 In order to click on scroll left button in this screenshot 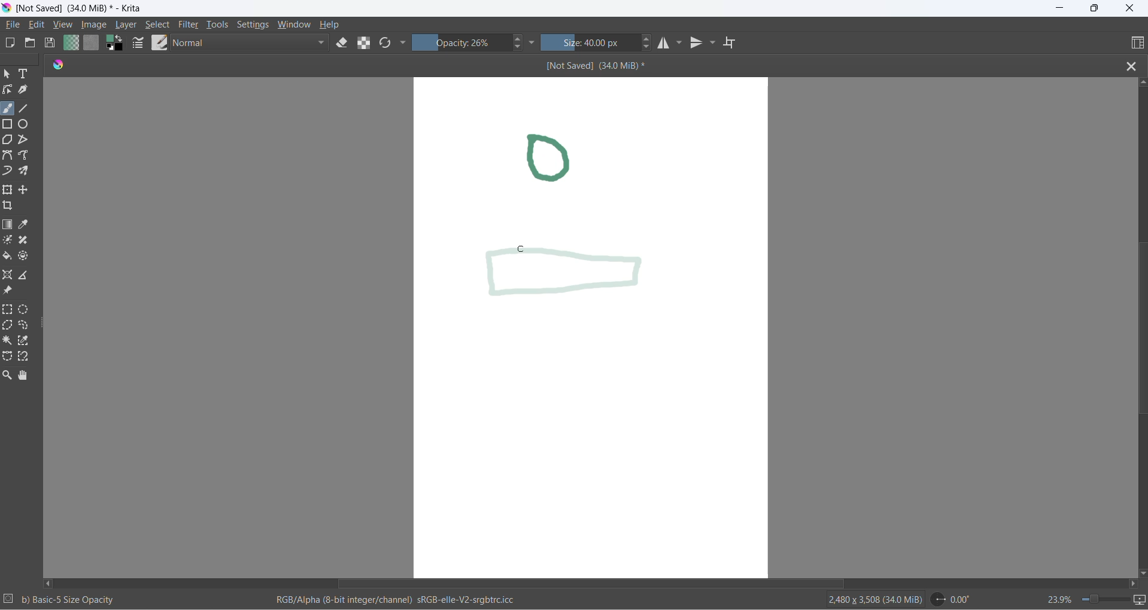, I will do `click(52, 580)`.